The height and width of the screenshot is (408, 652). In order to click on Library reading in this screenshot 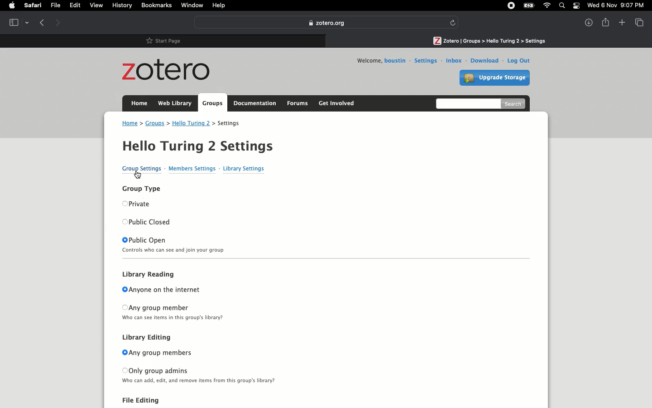, I will do `click(150, 274)`.